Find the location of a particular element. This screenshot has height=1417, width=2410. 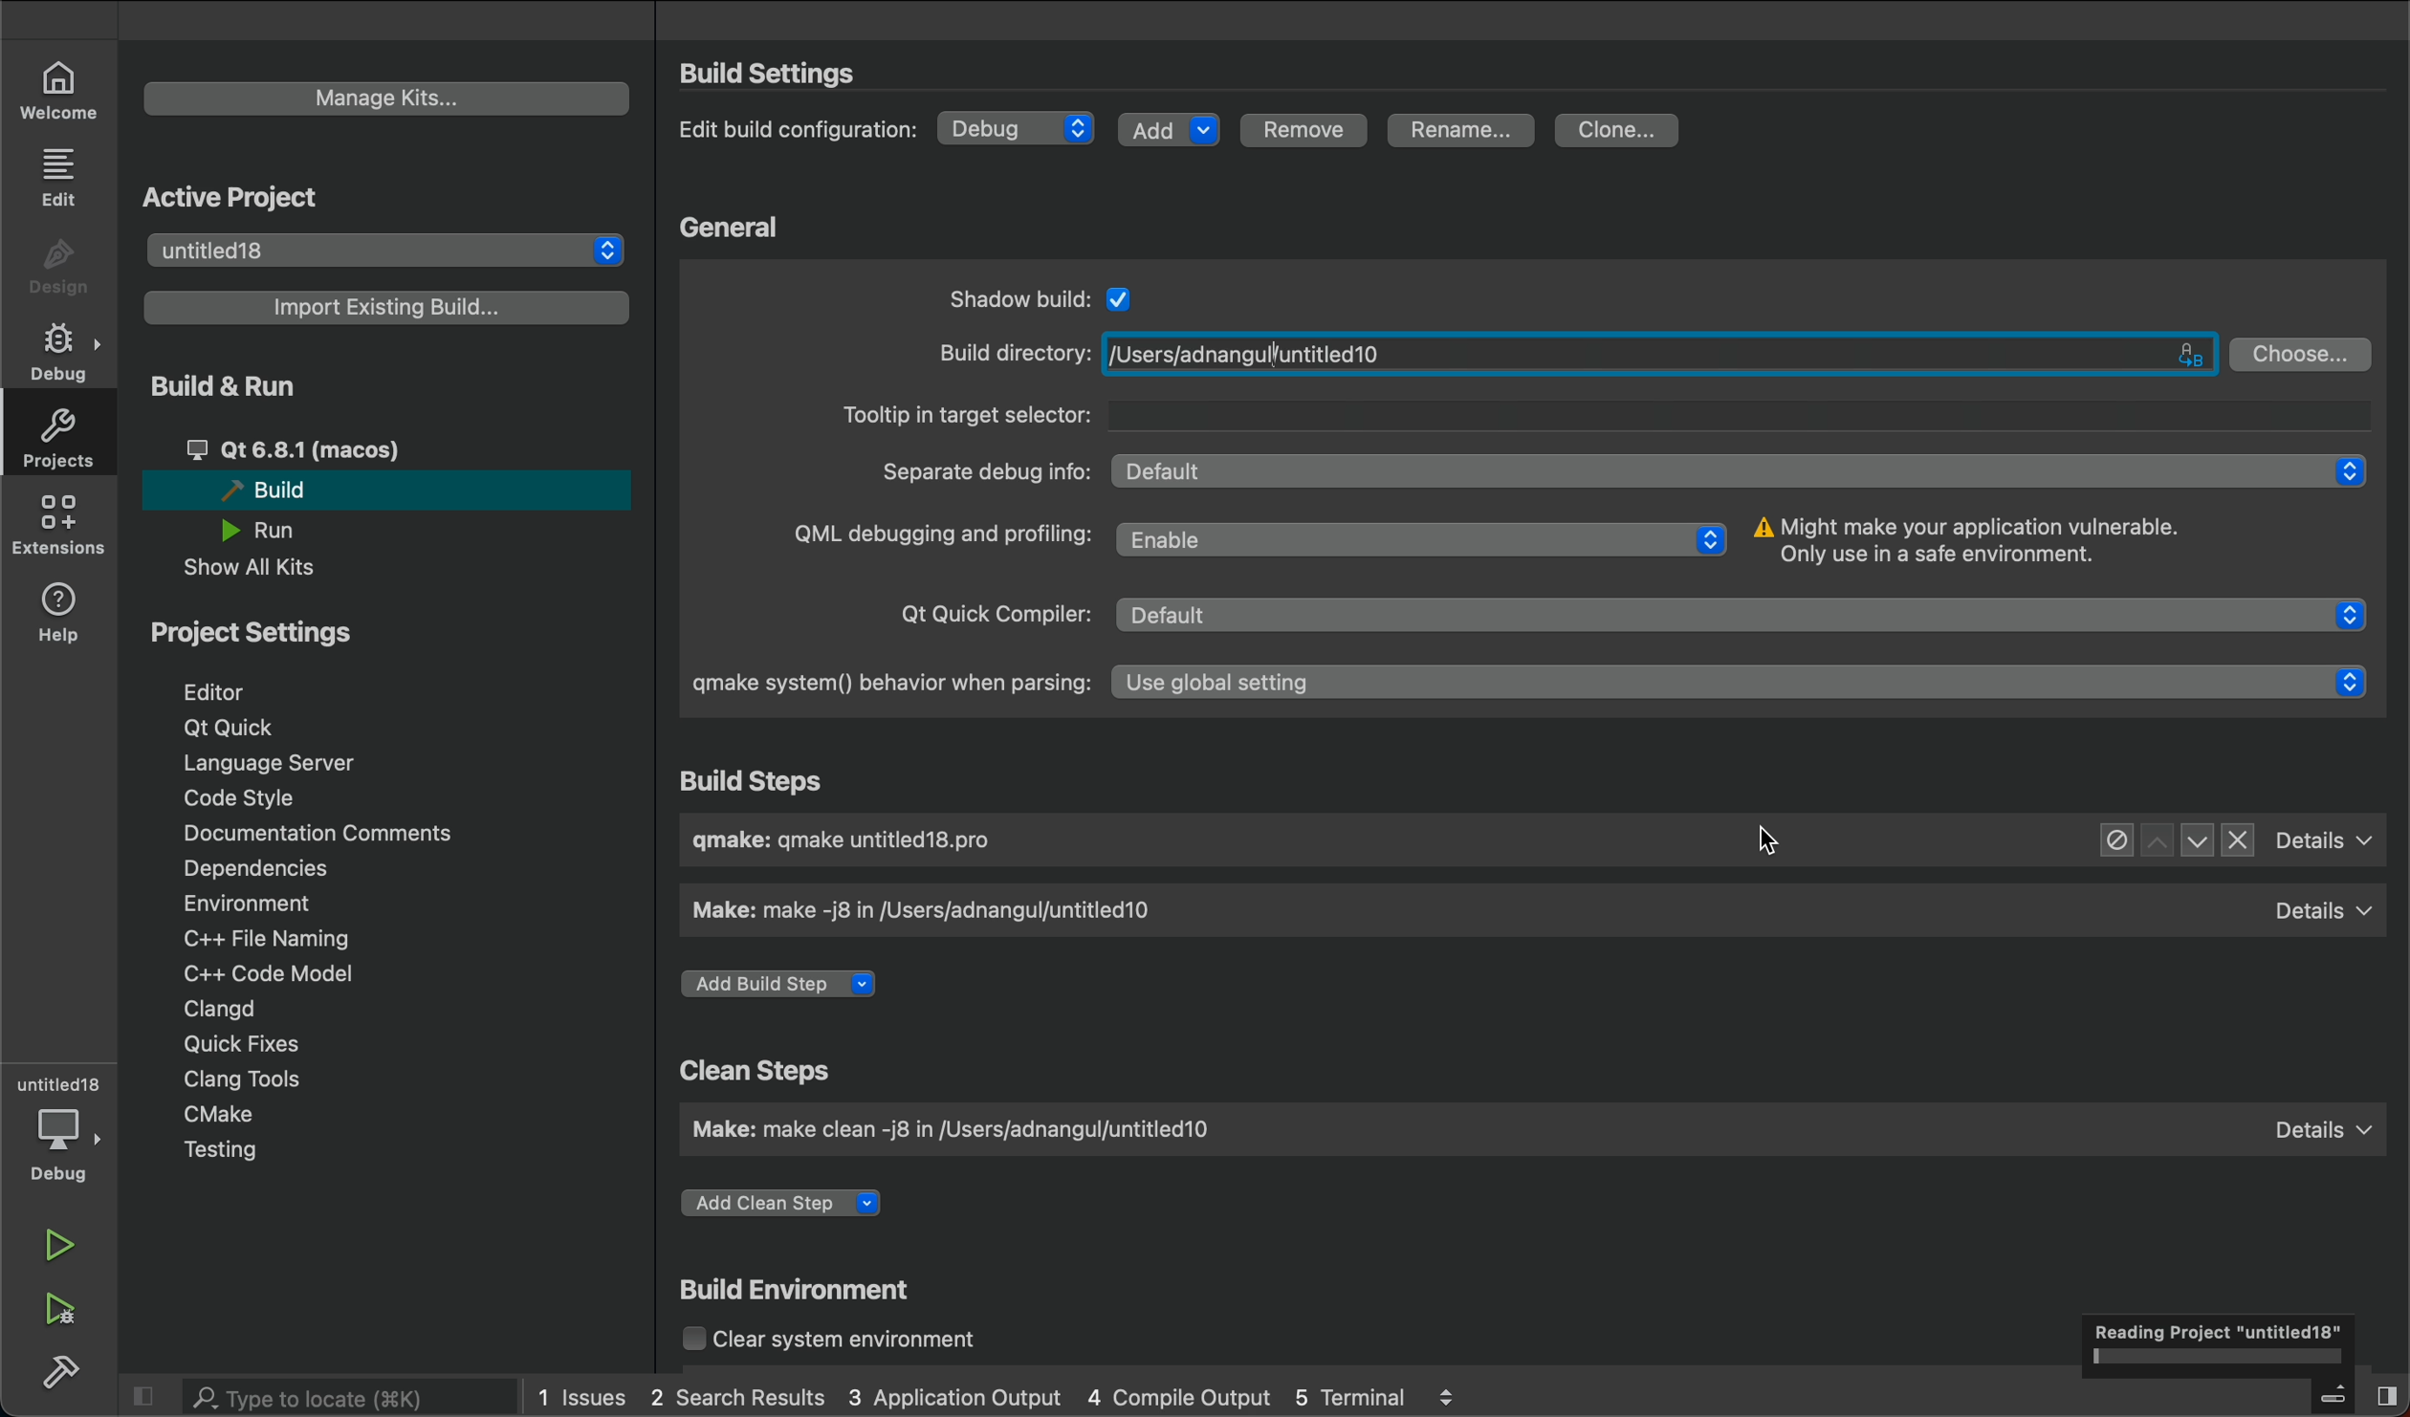

projects is located at coordinates (57, 444).